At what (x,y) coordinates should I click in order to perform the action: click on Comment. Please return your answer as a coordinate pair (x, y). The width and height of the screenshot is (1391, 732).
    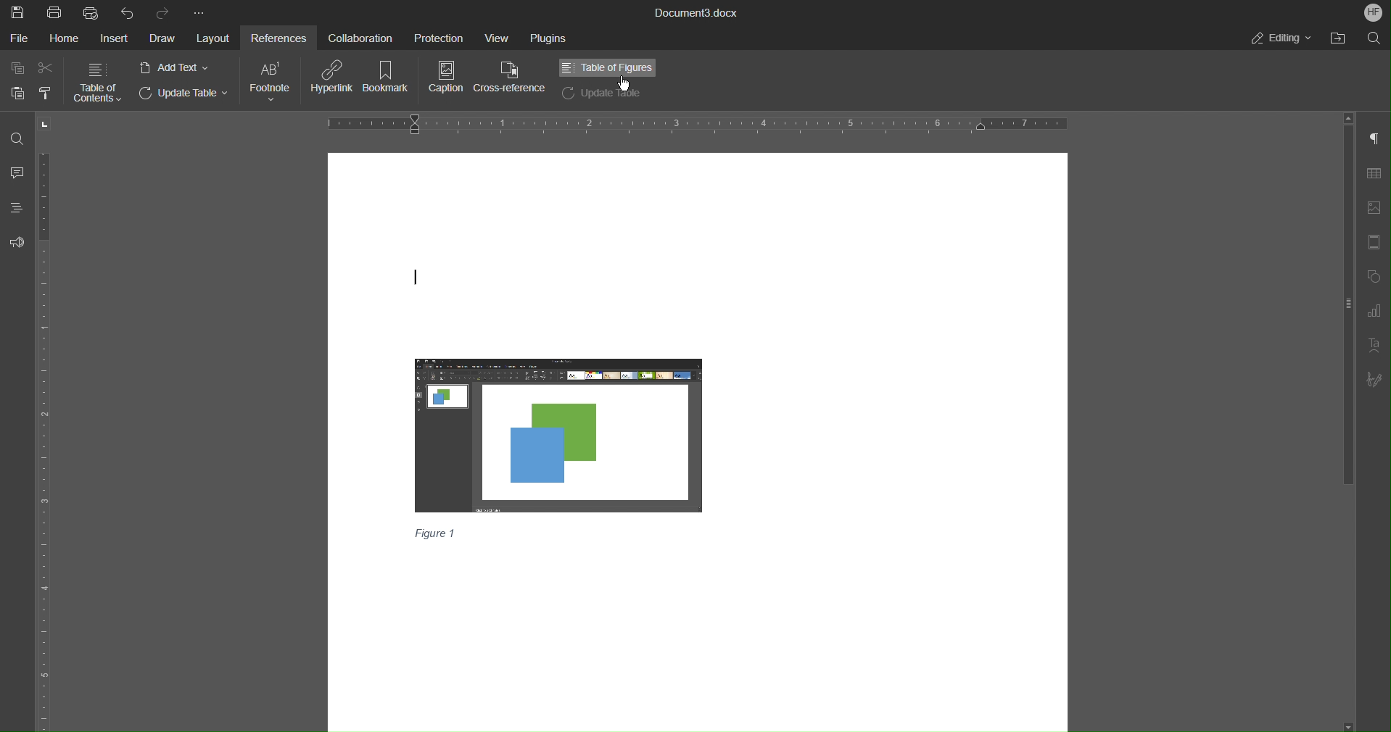
    Looking at the image, I should click on (17, 171).